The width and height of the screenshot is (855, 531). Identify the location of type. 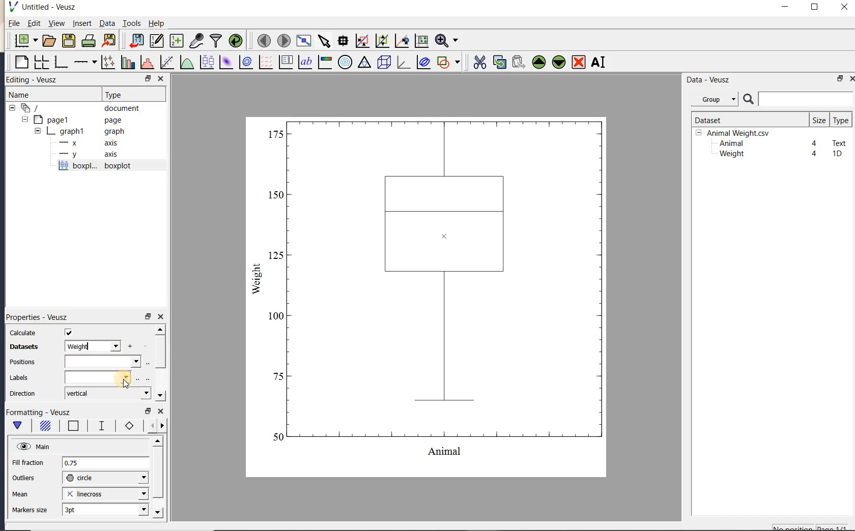
(840, 120).